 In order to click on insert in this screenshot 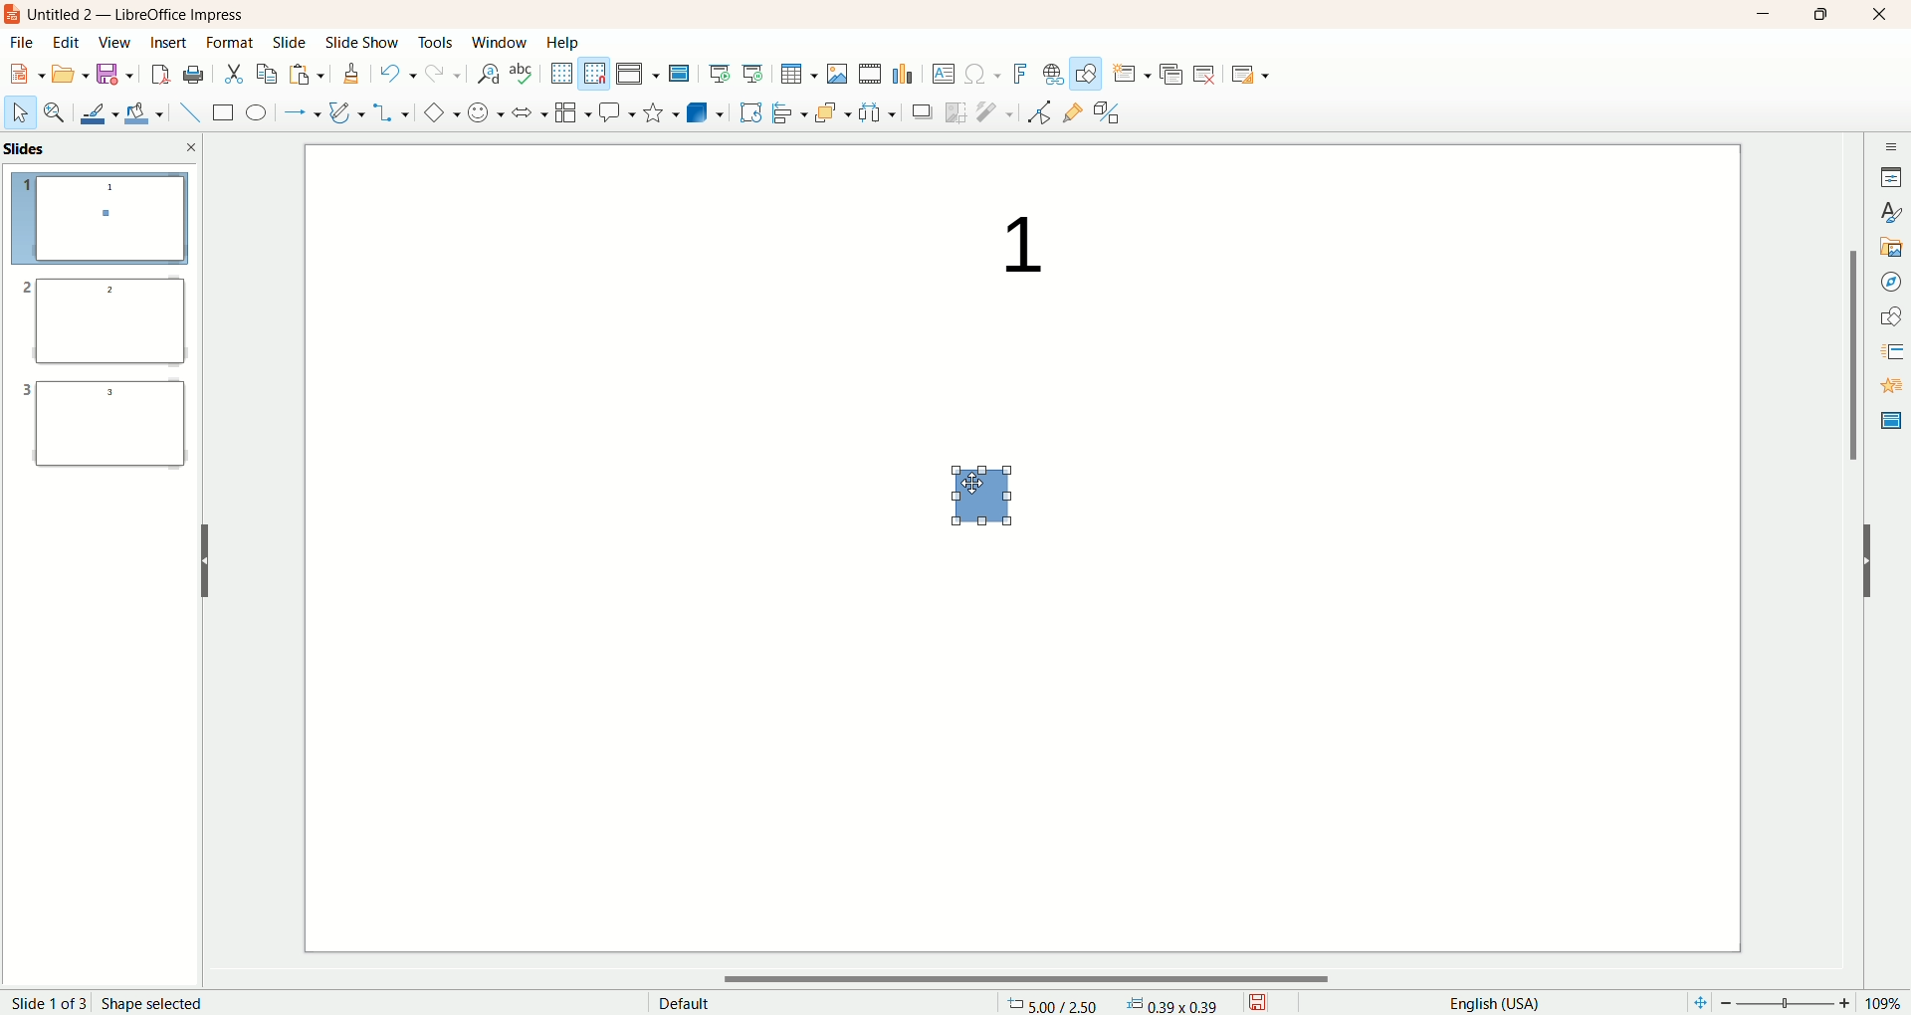, I will do `click(167, 43)`.